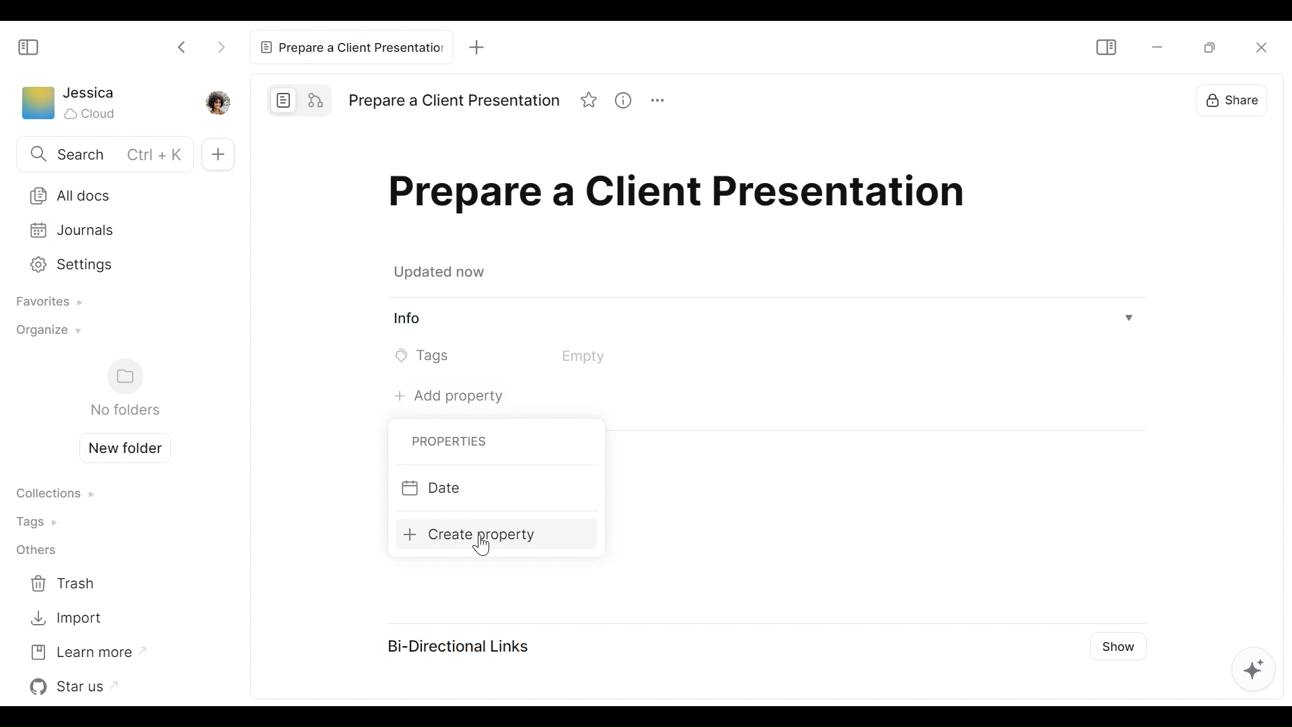  I want to click on Add property, so click(445, 394).